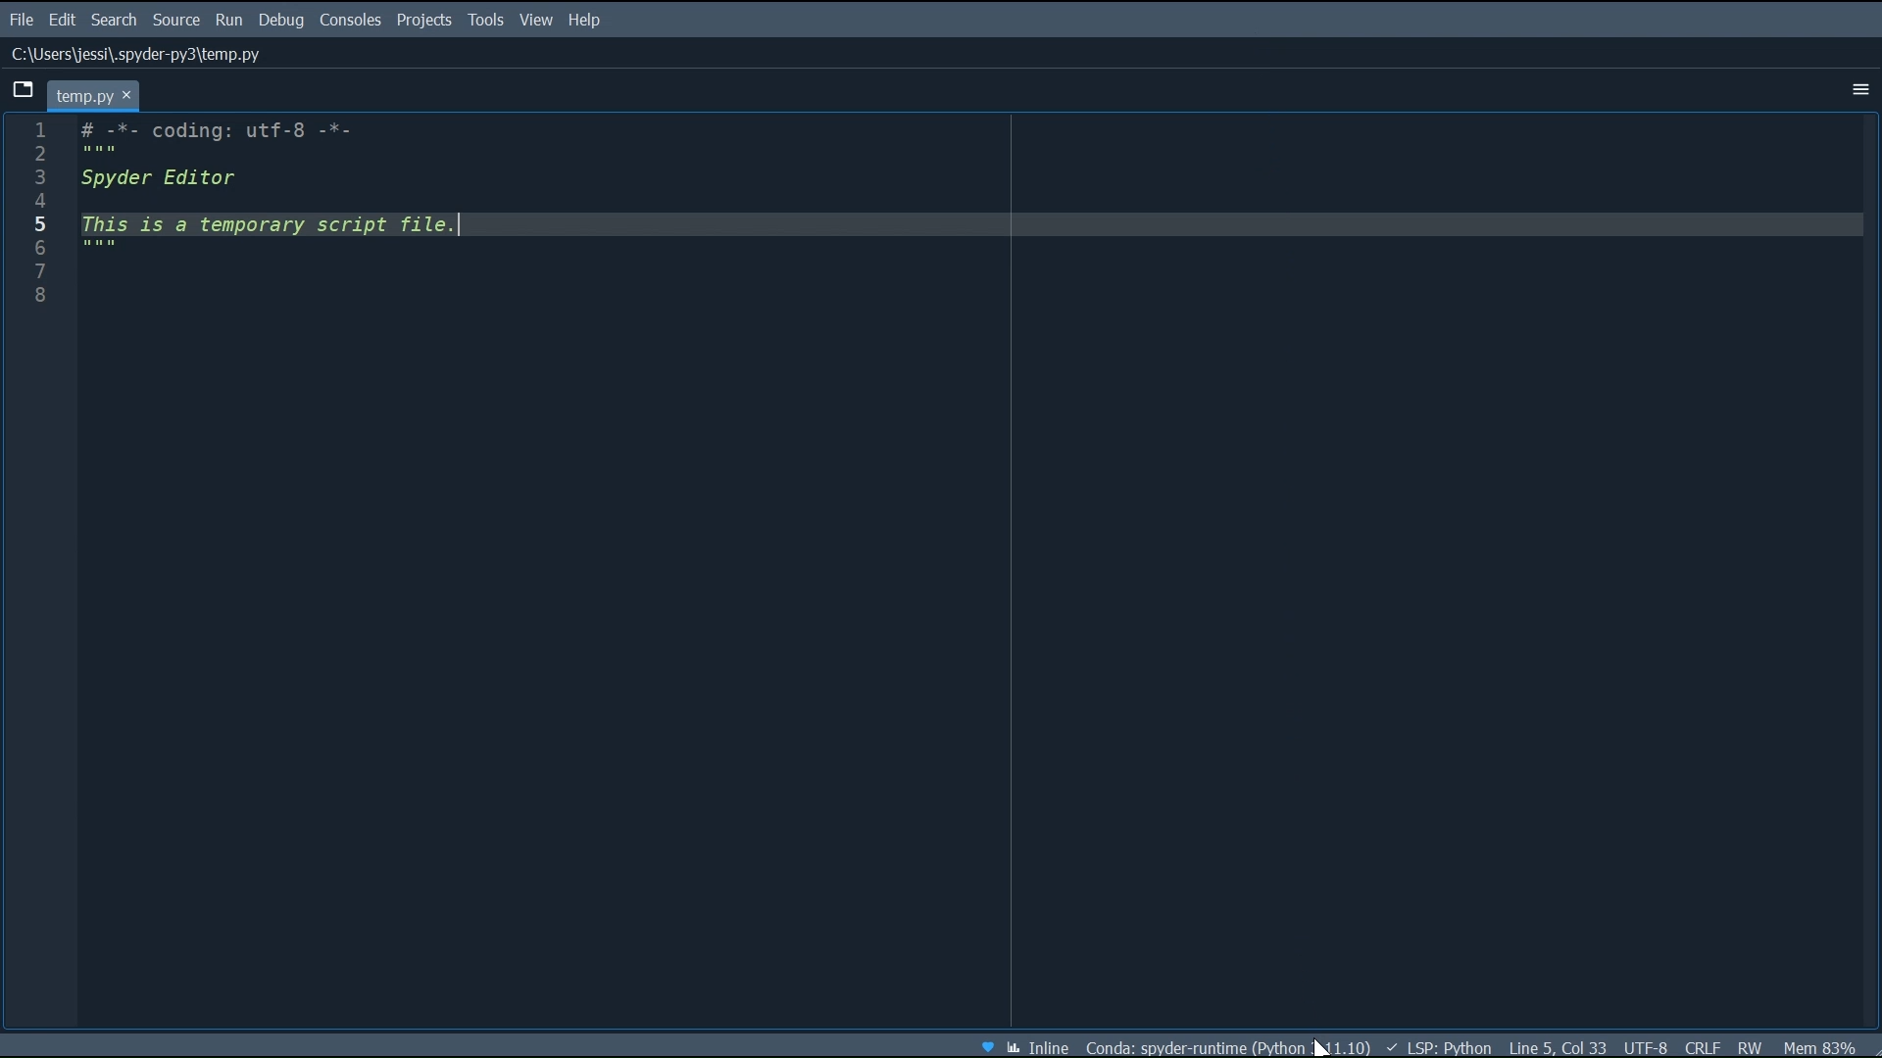 The width and height of the screenshot is (1882, 1058). Describe the element at coordinates (587, 21) in the screenshot. I see `Help` at that location.